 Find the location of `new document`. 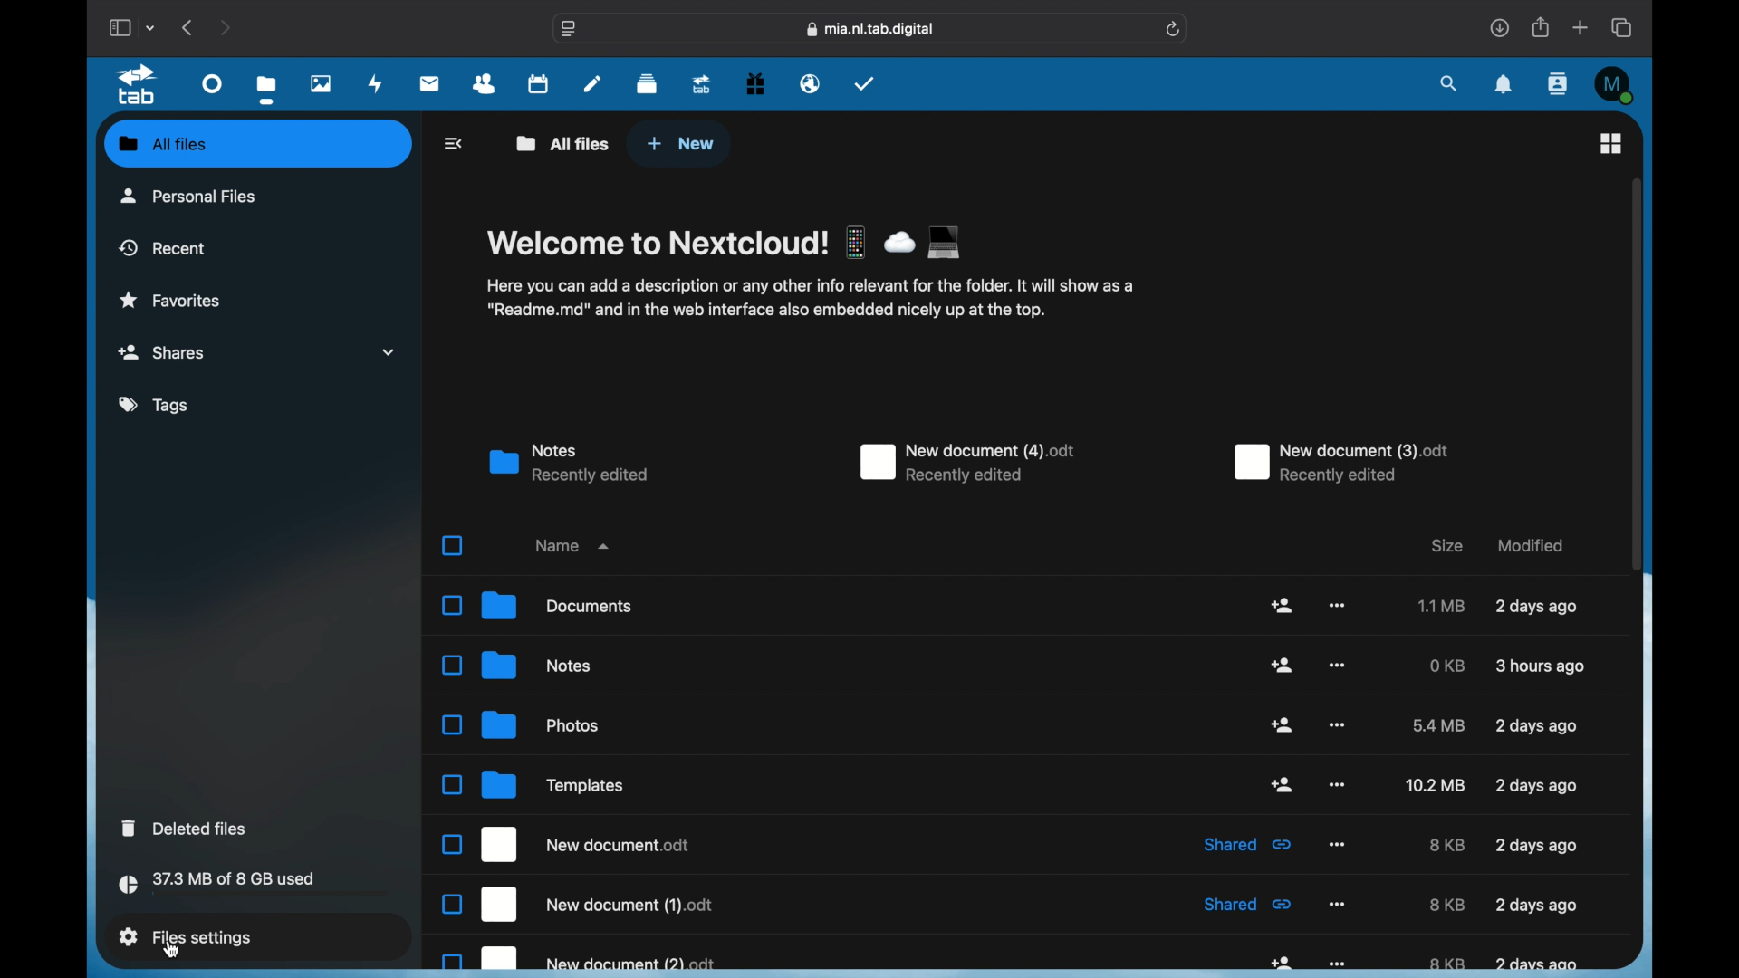

new document is located at coordinates (581, 904).